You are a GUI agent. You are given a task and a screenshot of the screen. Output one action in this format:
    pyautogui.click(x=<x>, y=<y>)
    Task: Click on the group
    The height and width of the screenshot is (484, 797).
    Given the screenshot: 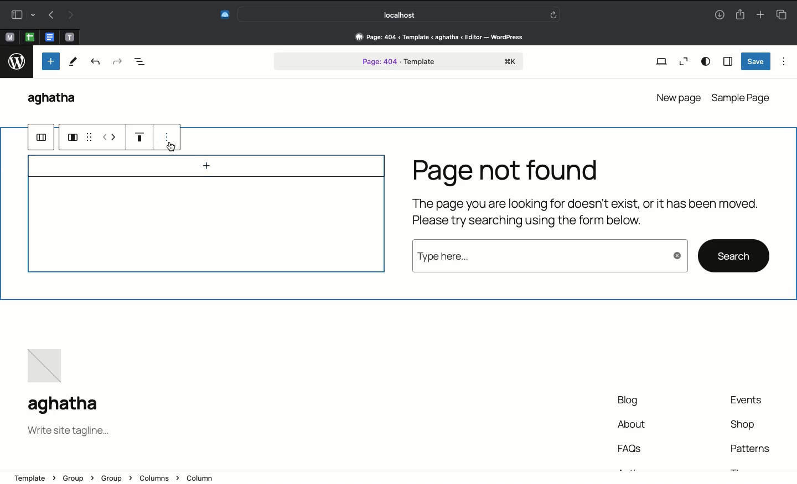 What is the action you would take?
    pyautogui.click(x=70, y=138)
    